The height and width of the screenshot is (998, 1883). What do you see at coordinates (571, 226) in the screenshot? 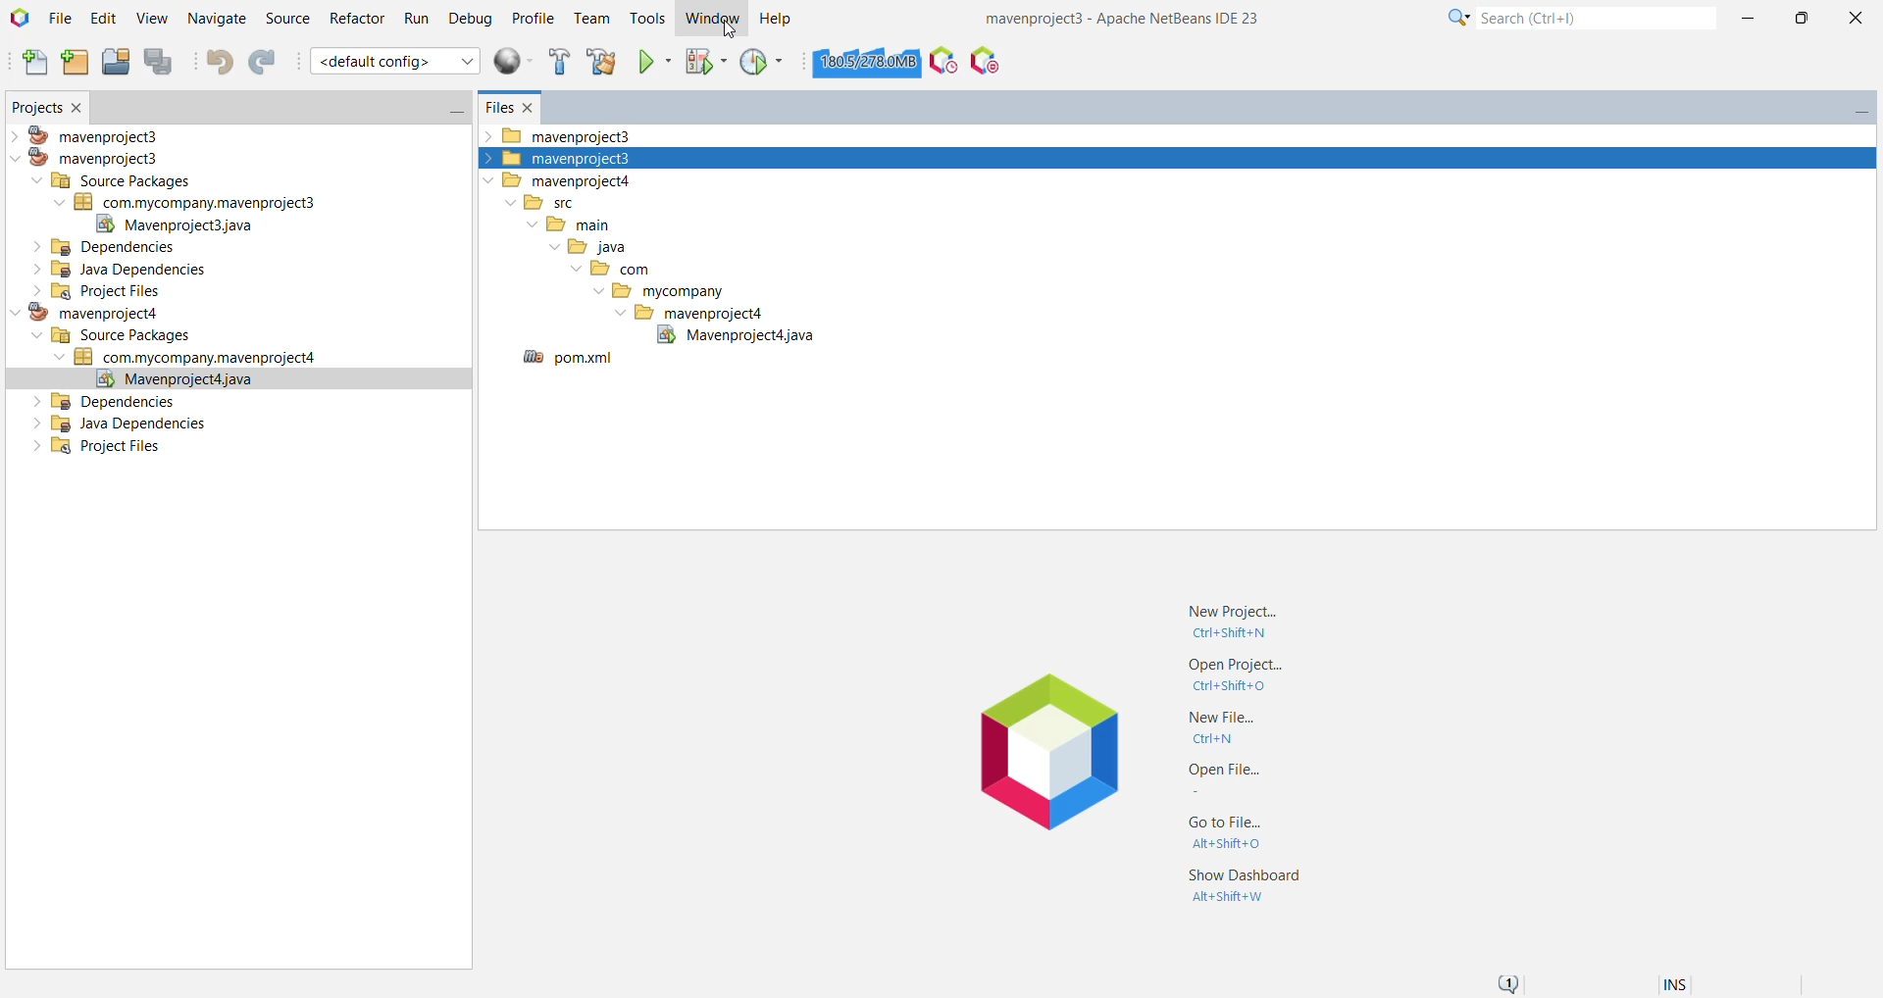
I see `main` at bounding box center [571, 226].